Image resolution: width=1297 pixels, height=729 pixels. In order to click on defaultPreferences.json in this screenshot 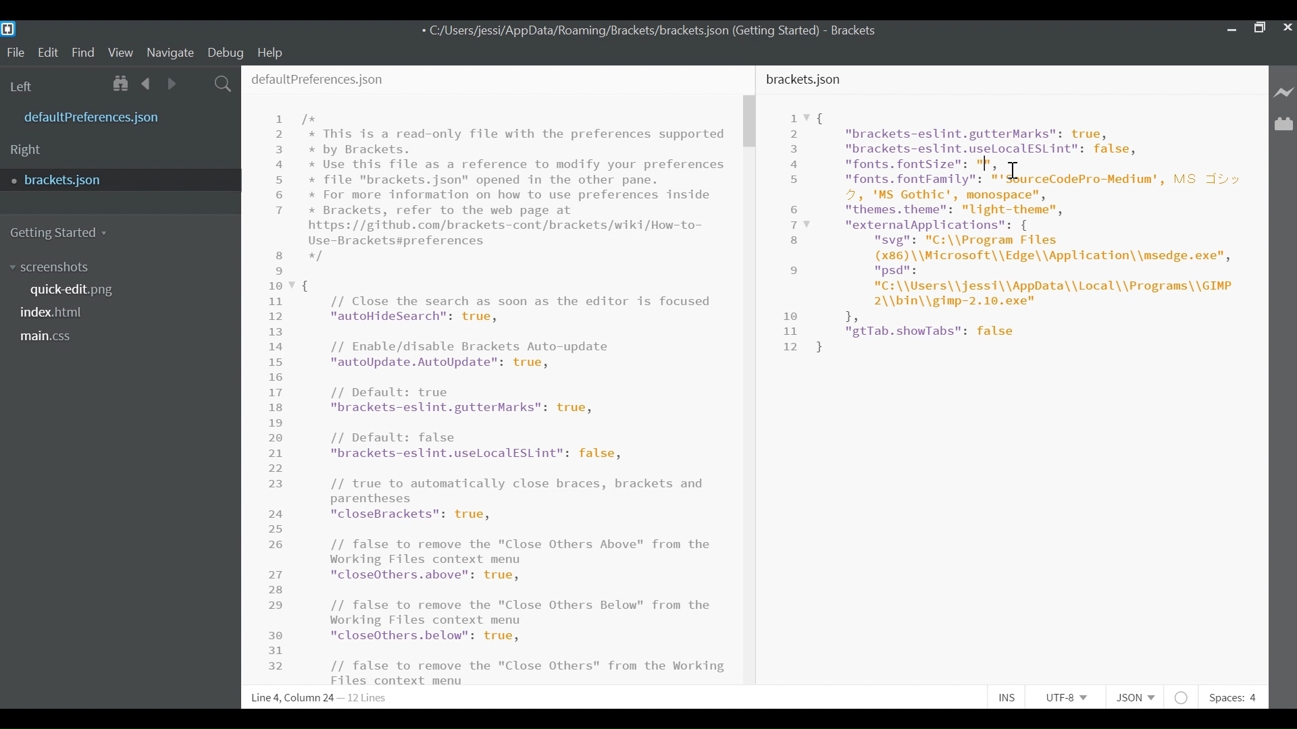, I will do `click(319, 79)`.